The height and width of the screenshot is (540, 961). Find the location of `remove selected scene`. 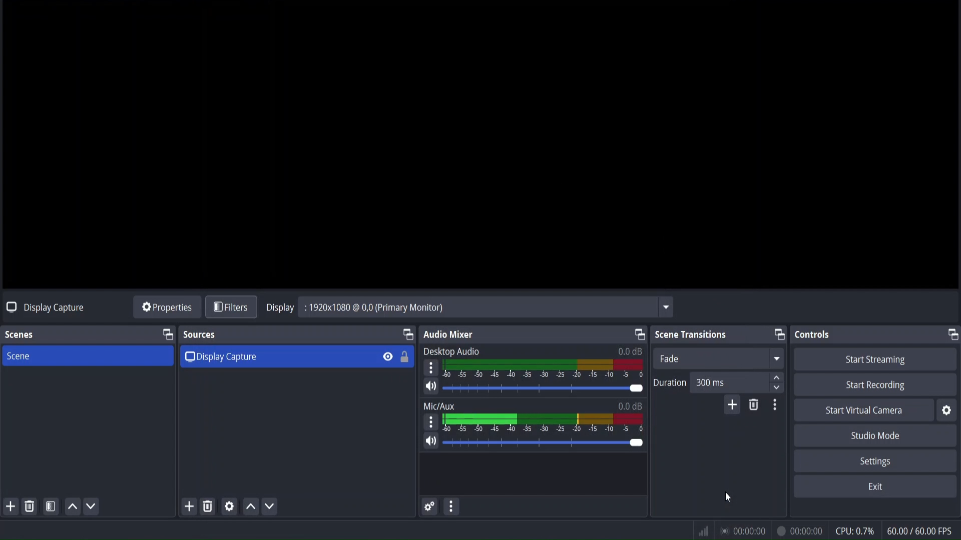

remove selected scene is located at coordinates (31, 506).